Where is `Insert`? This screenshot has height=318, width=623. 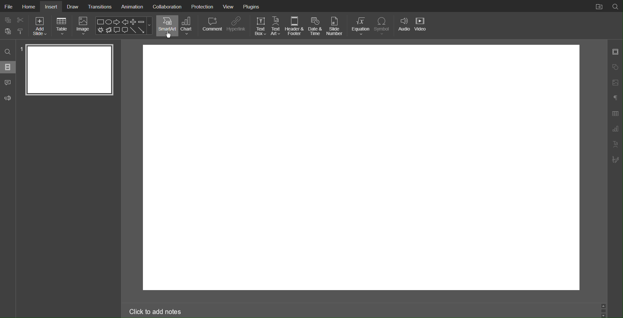 Insert is located at coordinates (52, 6).